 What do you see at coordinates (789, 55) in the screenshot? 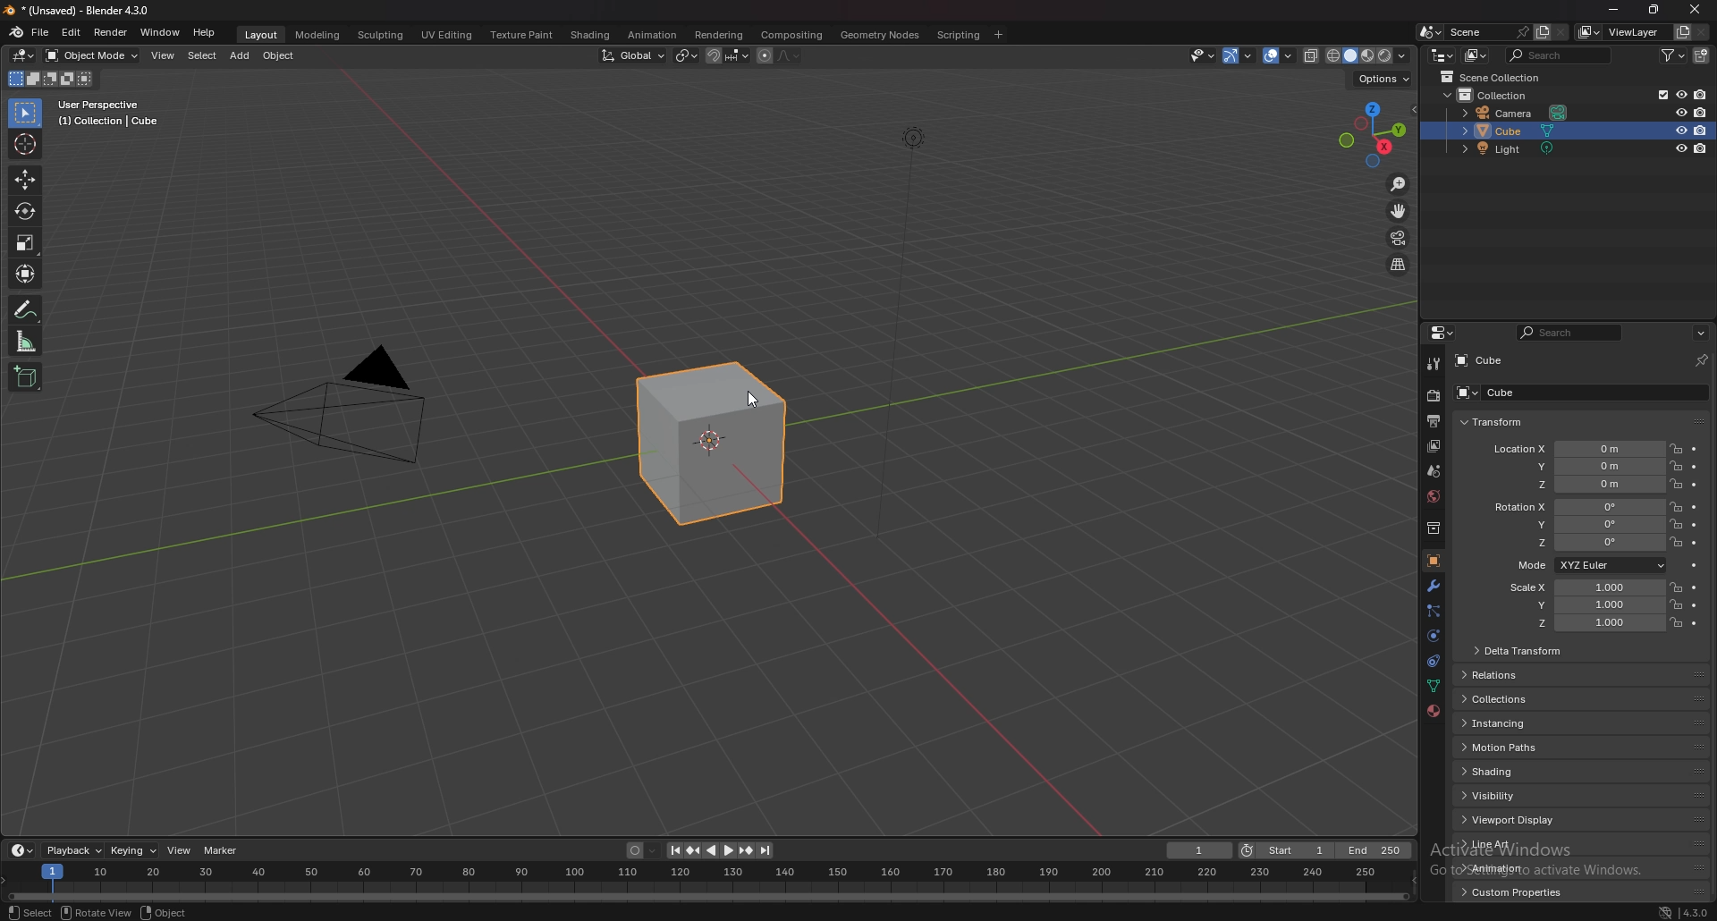
I see `proportional editing falloff` at bounding box center [789, 55].